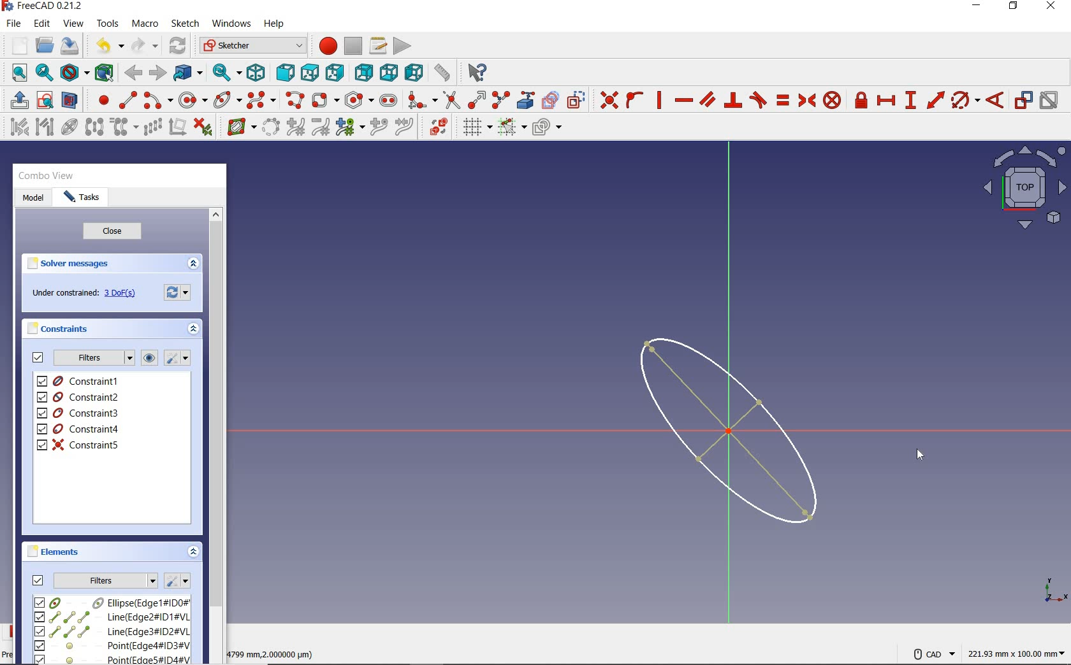 The image size is (1071, 665). I want to click on elements, so click(55, 551).